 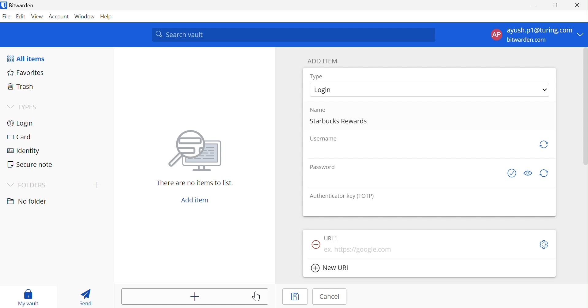 What do you see at coordinates (26, 73) in the screenshot?
I see `Favorites` at bounding box center [26, 73].